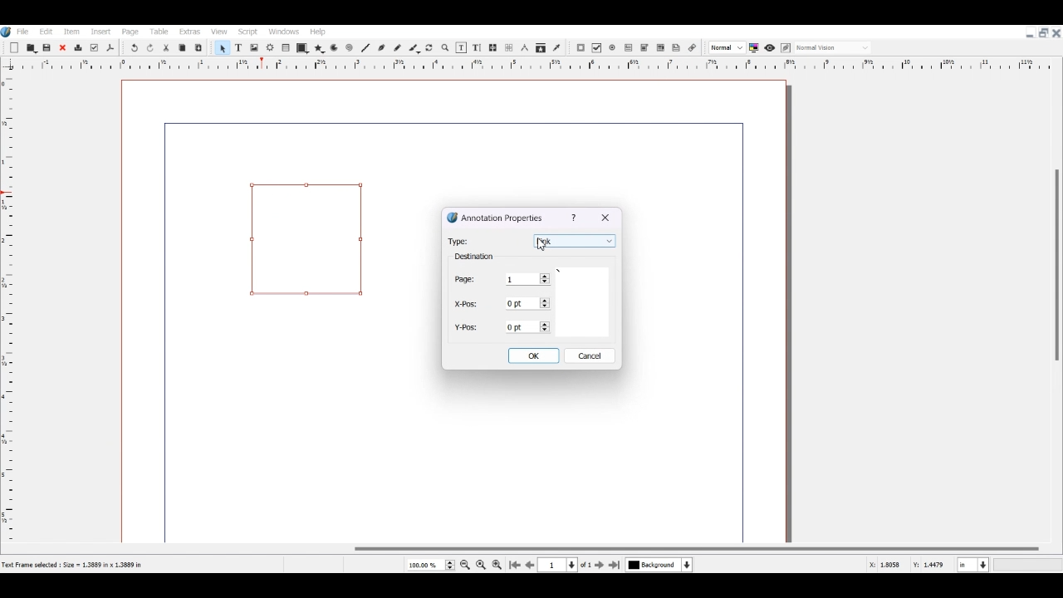  Describe the element at coordinates (503, 278) in the screenshot. I see `Page Selector` at that location.